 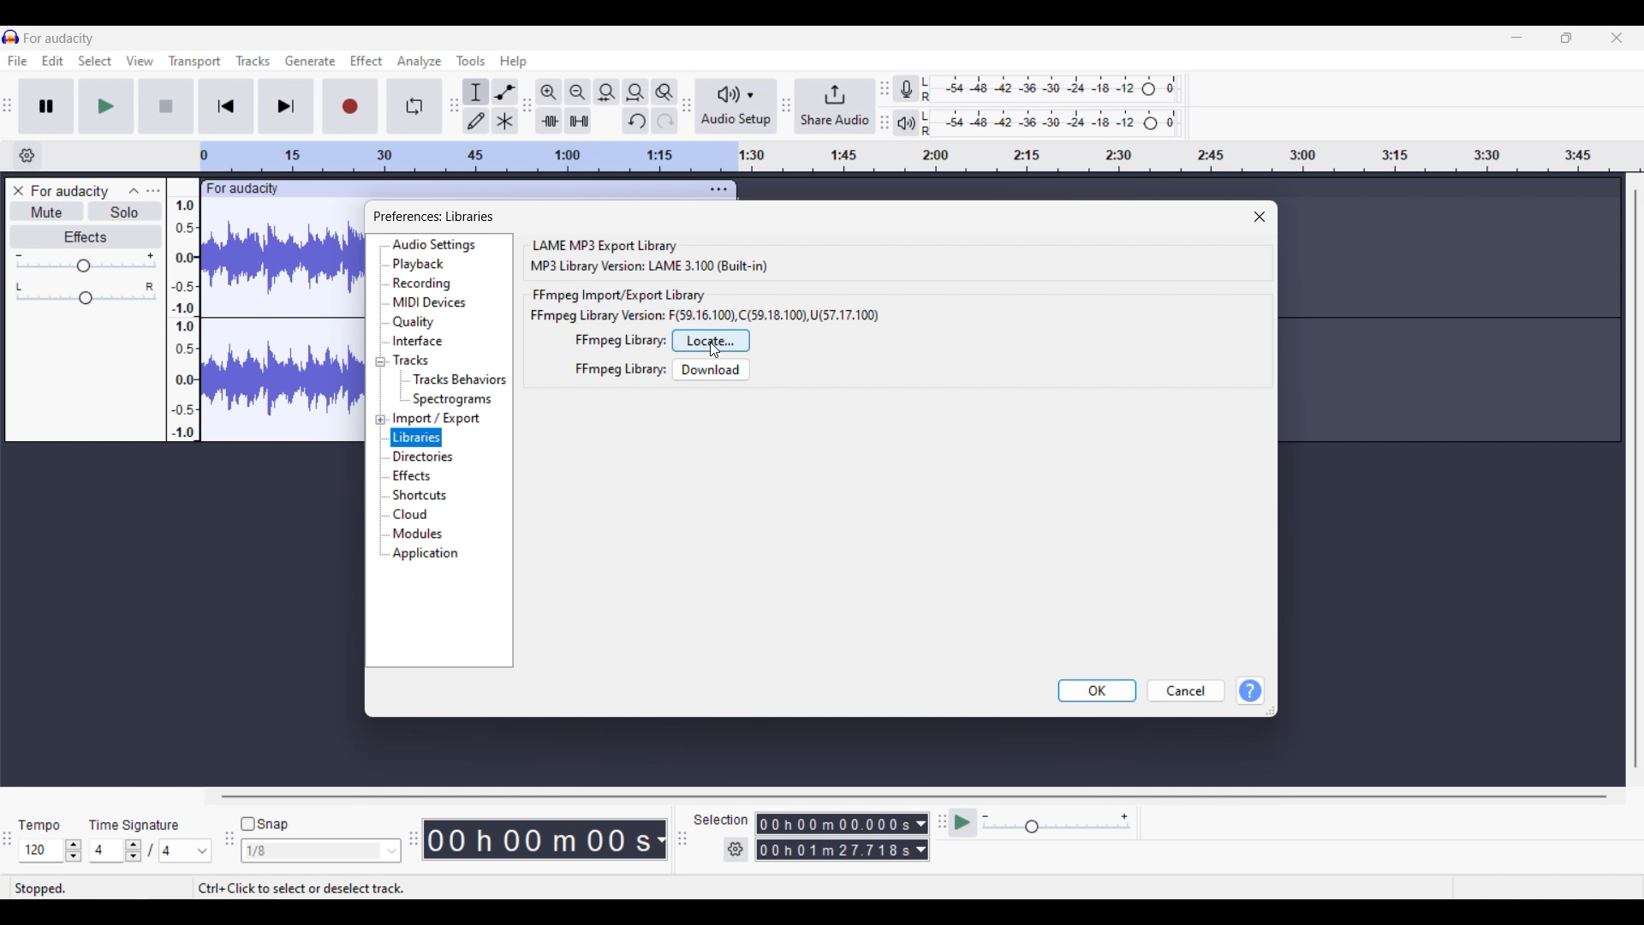 I want to click on Close interface, so click(x=1617, y=38).